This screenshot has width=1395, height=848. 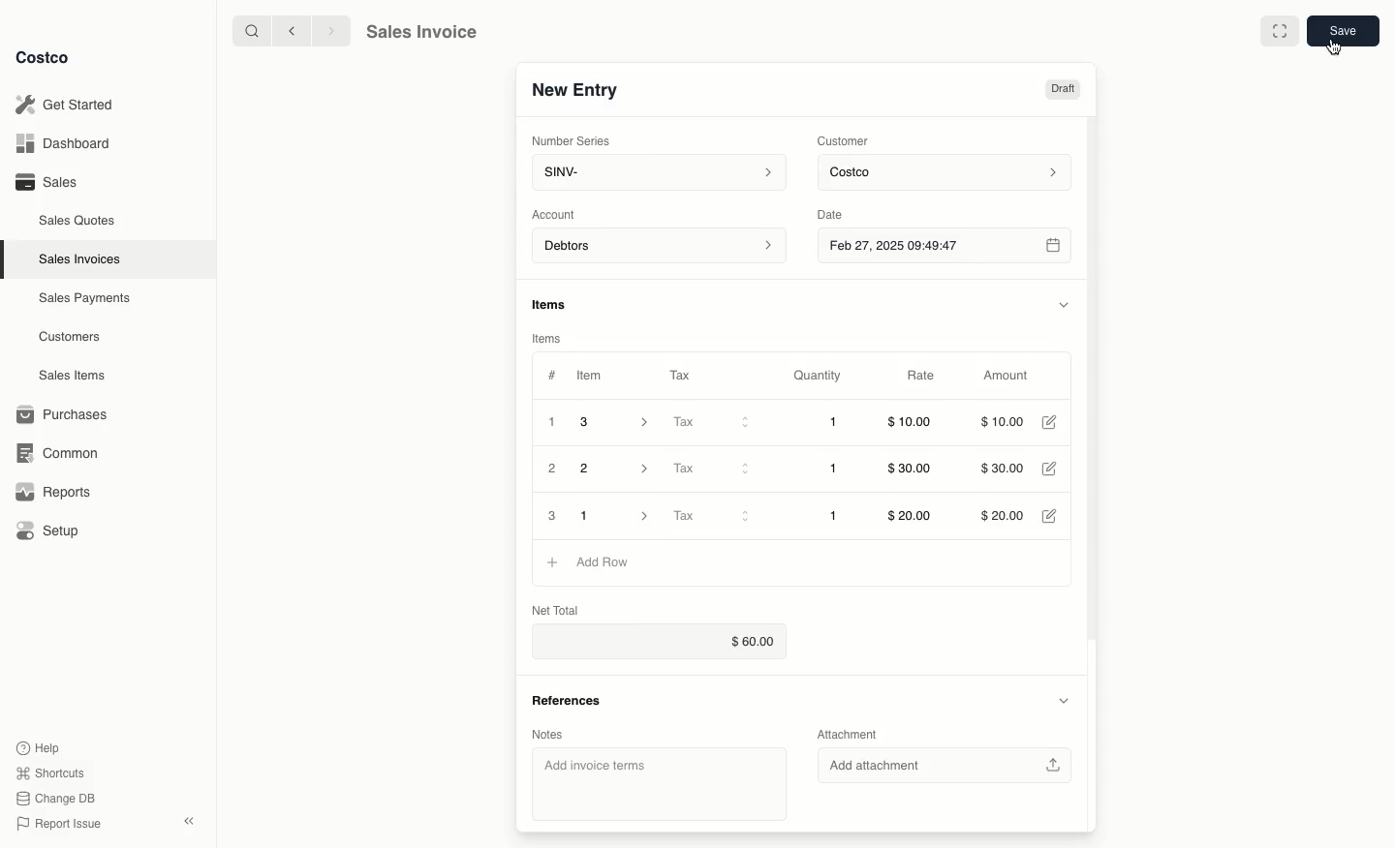 I want to click on Quantity, so click(x=819, y=376).